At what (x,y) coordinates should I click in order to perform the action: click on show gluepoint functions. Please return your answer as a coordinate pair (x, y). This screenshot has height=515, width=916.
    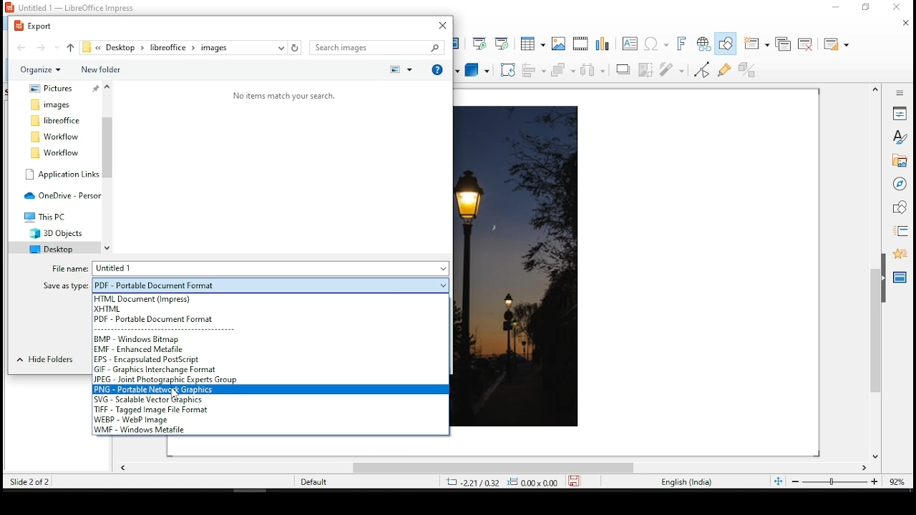
    Looking at the image, I should click on (726, 70).